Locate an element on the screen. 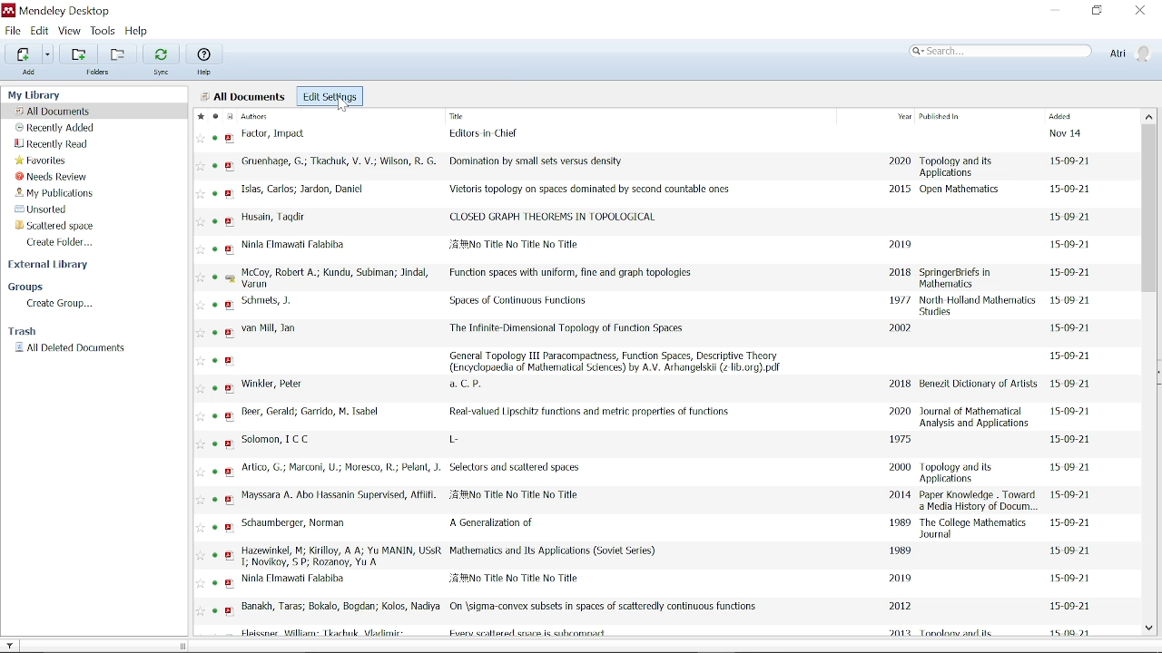 The image size is (1162, 653). Favorites is located at coordinates (42, 160).